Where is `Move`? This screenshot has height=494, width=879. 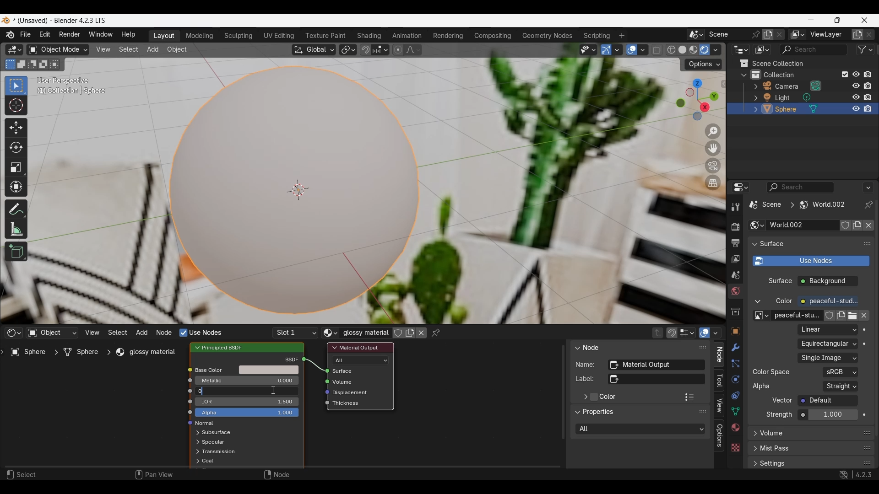 Move is located at coordinates (16, 128).